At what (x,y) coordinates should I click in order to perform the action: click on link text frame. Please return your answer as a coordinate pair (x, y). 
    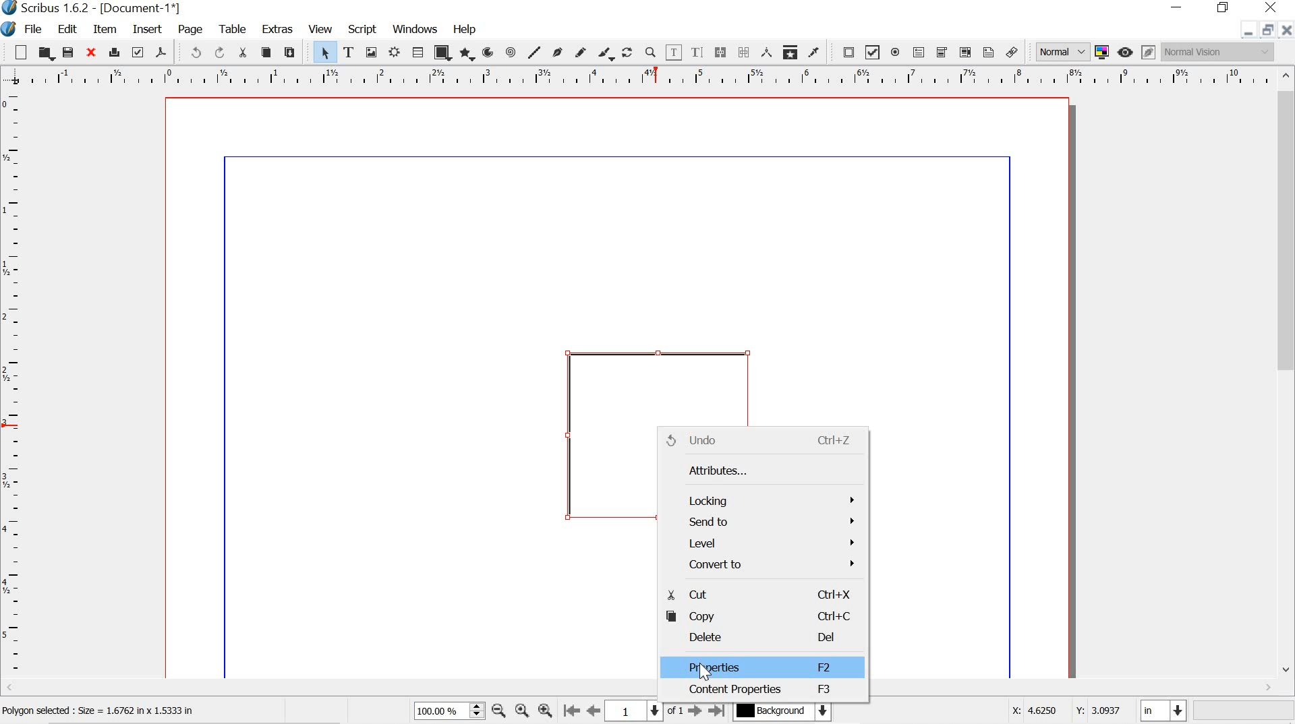
    Looking at the image, I should click on (720, 52).